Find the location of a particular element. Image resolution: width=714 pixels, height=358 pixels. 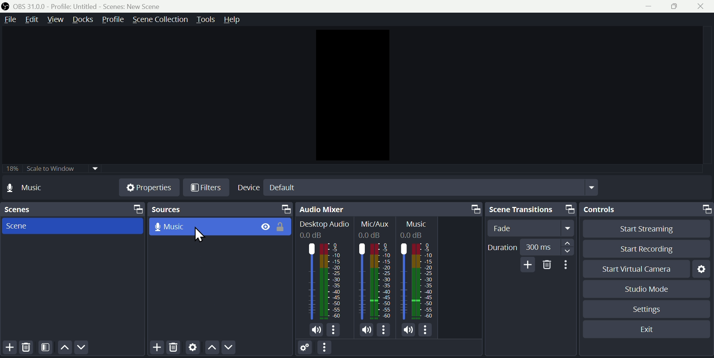

Audio mixer is located at coordinates (388, 209).